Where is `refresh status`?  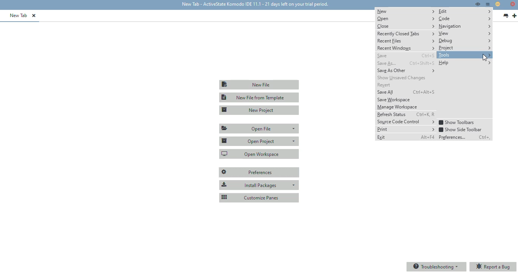
refresh status is located at coordinates (391, 114).